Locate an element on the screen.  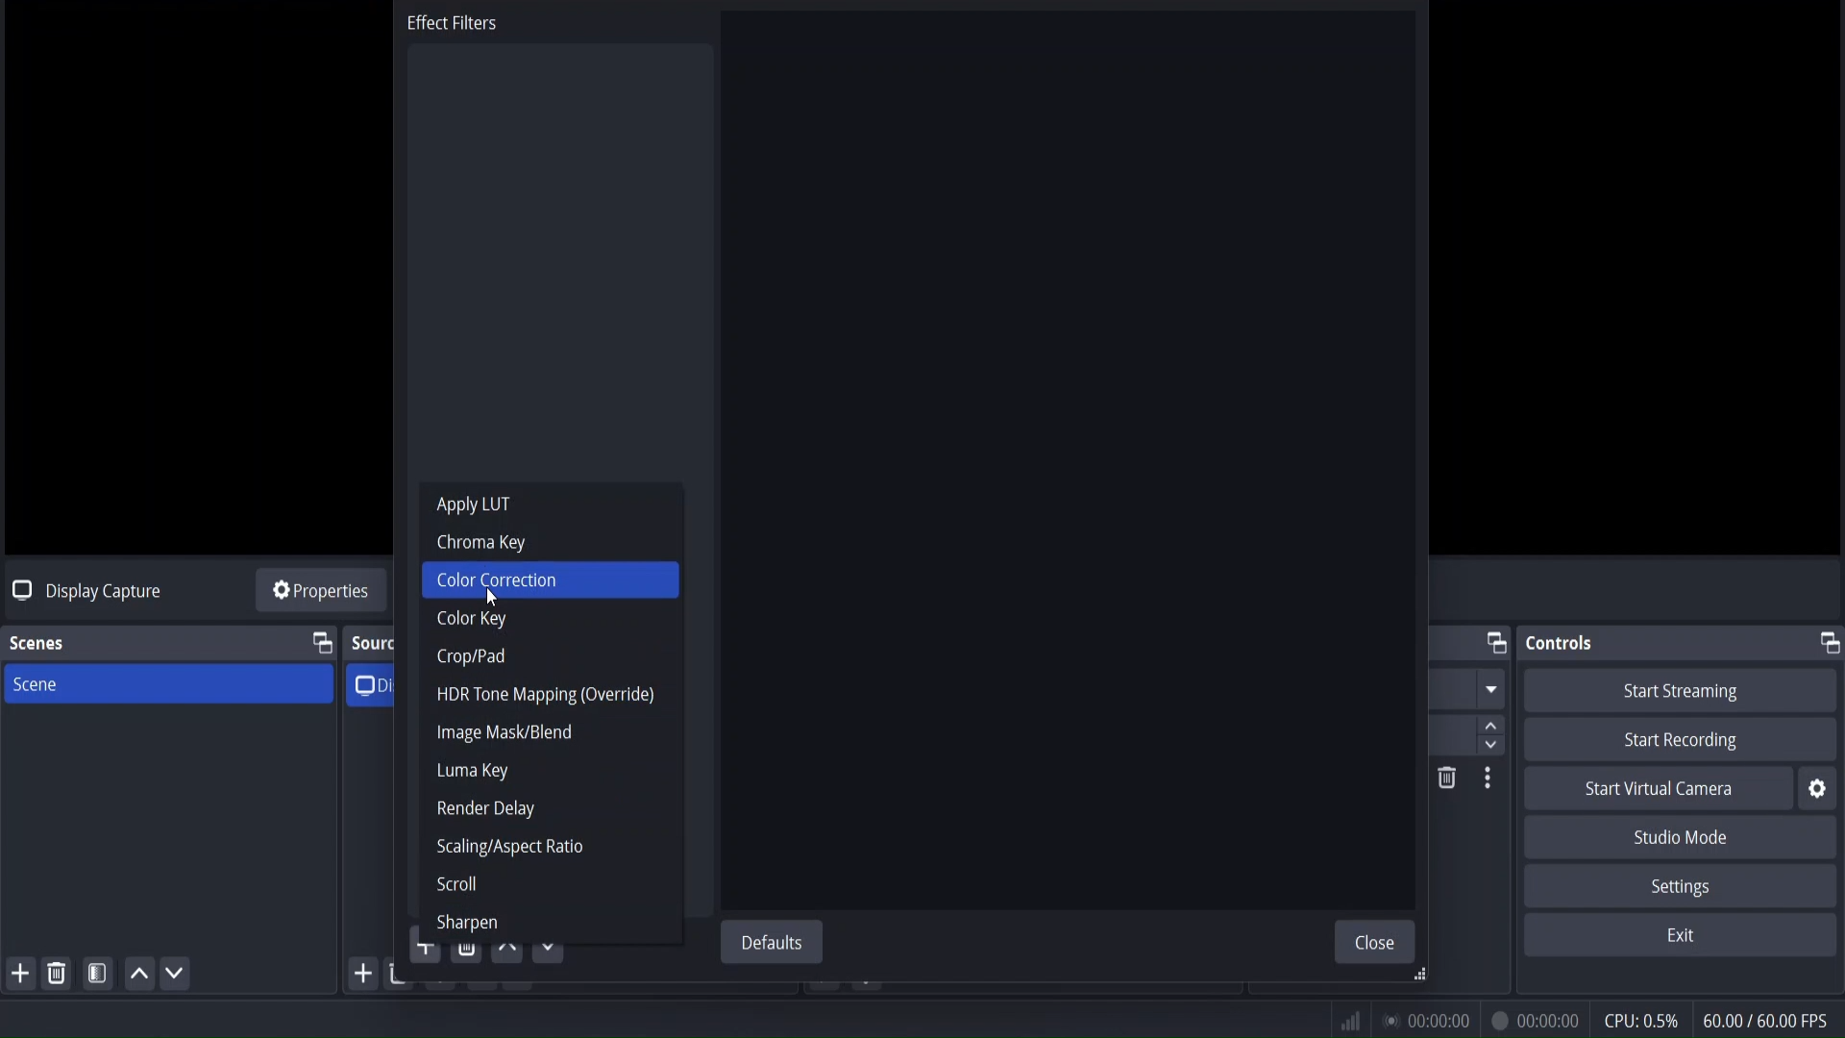
change tab layout is located at coordinates (321, 644).